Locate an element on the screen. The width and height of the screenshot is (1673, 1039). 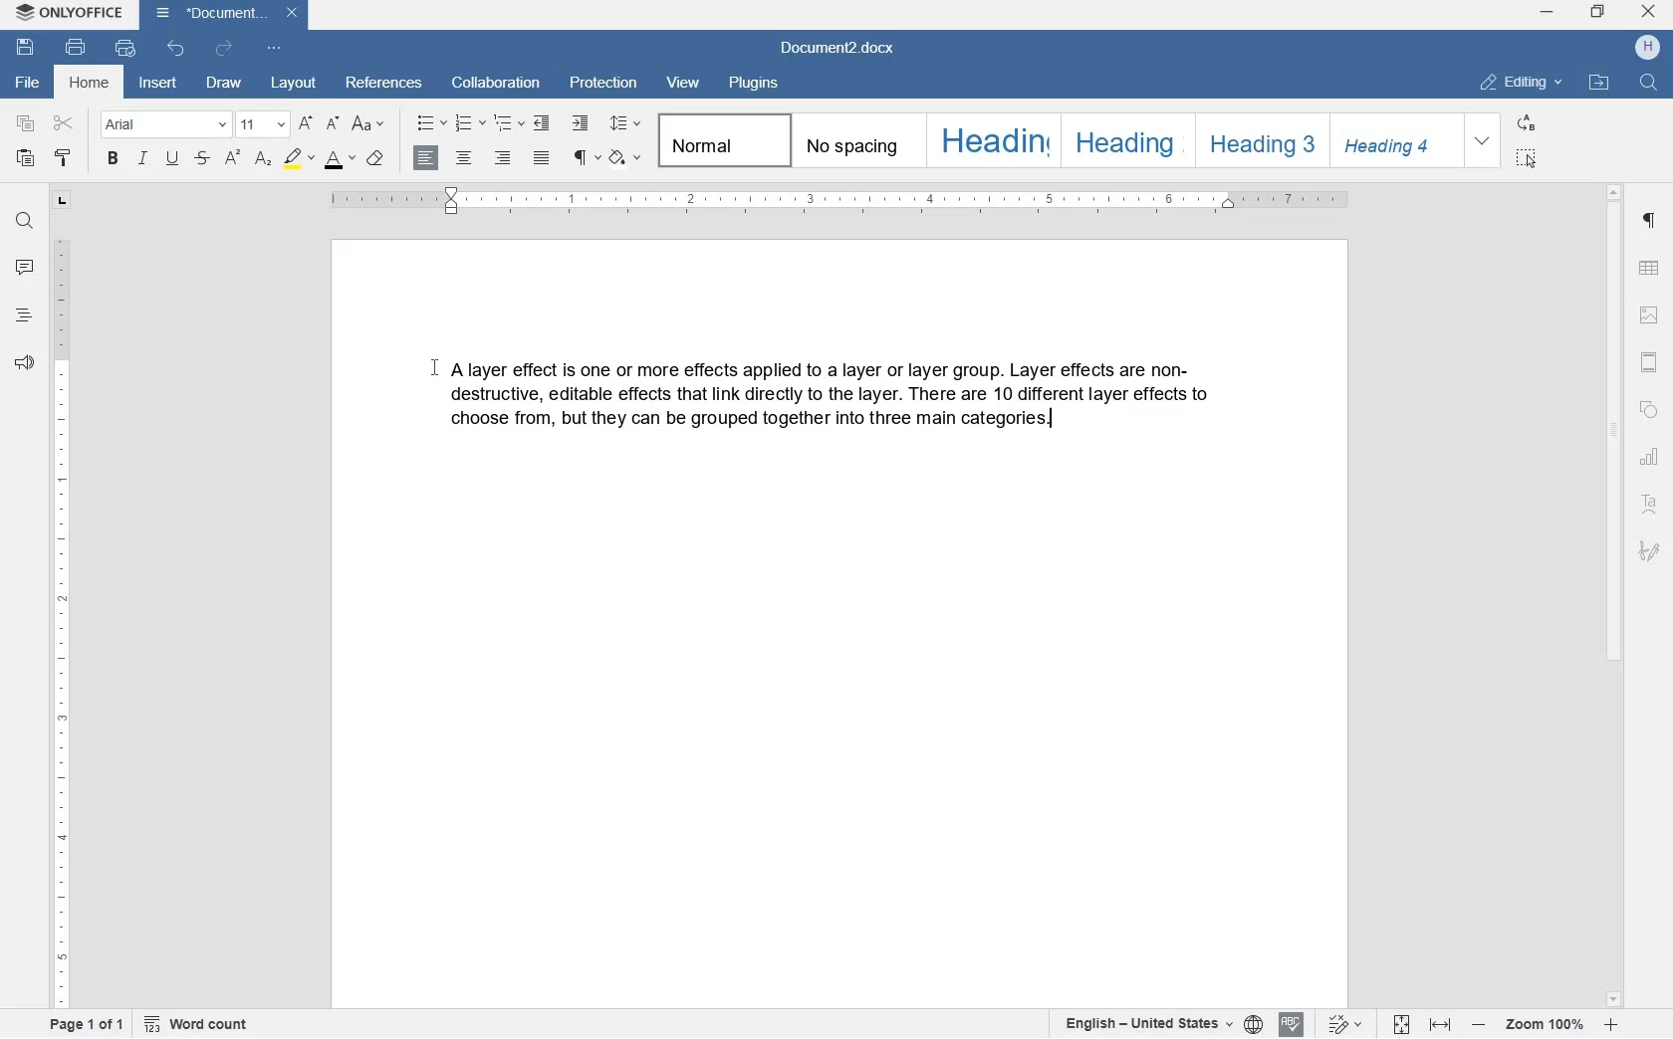
decrease indent is located at coordinates (546, 122).